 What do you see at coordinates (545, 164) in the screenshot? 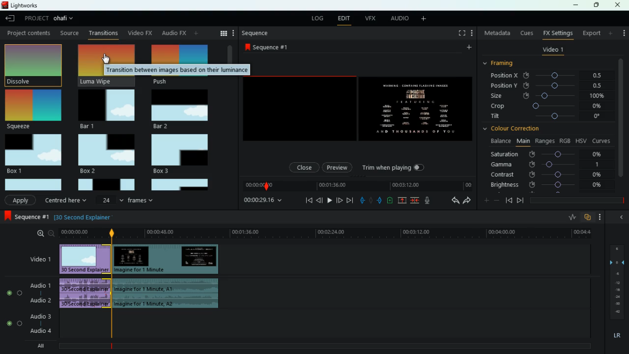
I see `gamma` at bounding box center [545, 164].